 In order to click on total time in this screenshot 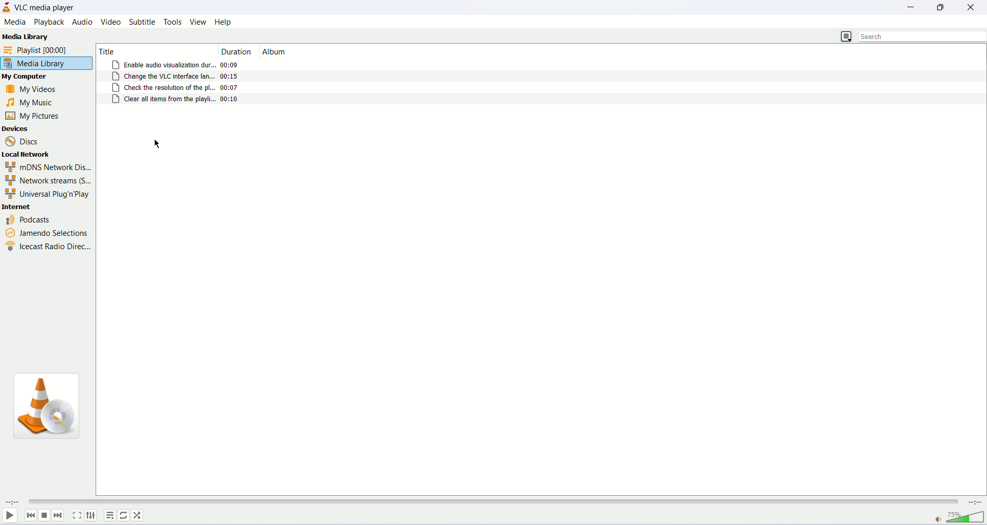, I will do `click(975, 501)`.